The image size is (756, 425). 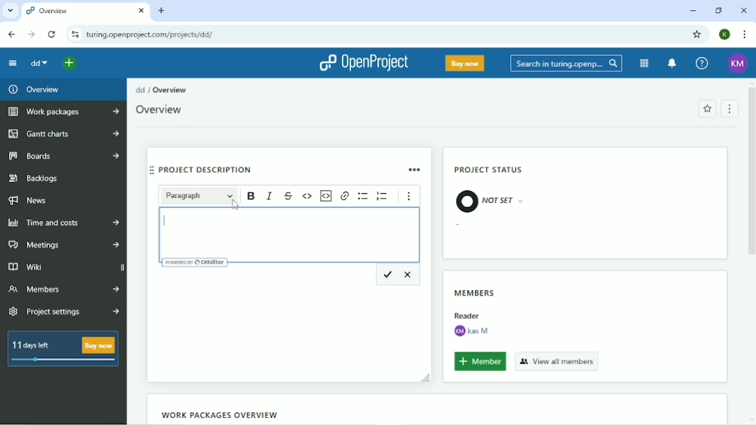 I want to click on Boards, so click(x=64, y=156).